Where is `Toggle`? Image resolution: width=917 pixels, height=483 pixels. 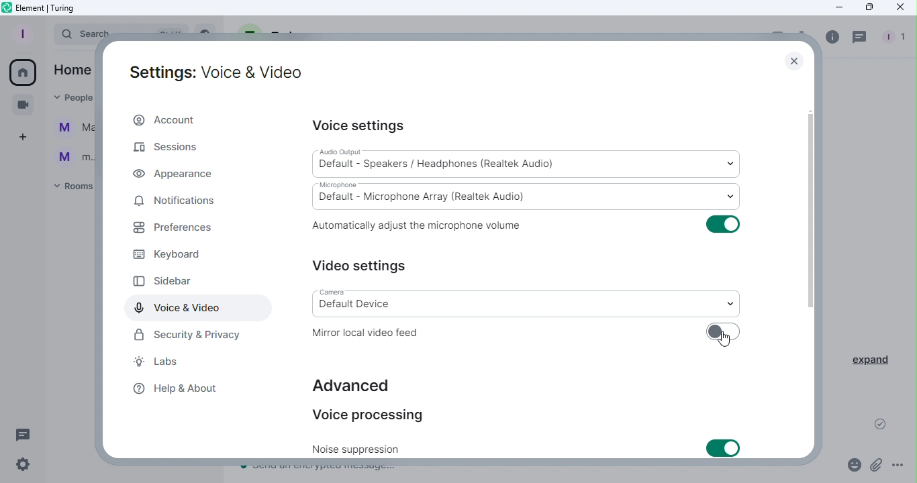
Toggle is located at coordinates (722, 223).